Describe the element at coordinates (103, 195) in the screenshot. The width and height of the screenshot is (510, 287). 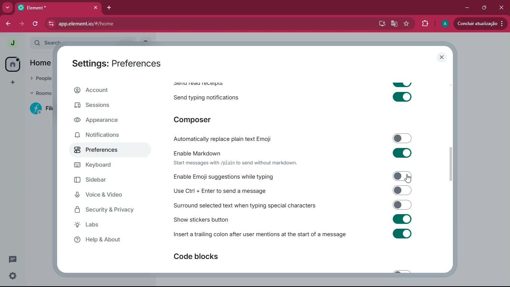
I see `voice` at that location.